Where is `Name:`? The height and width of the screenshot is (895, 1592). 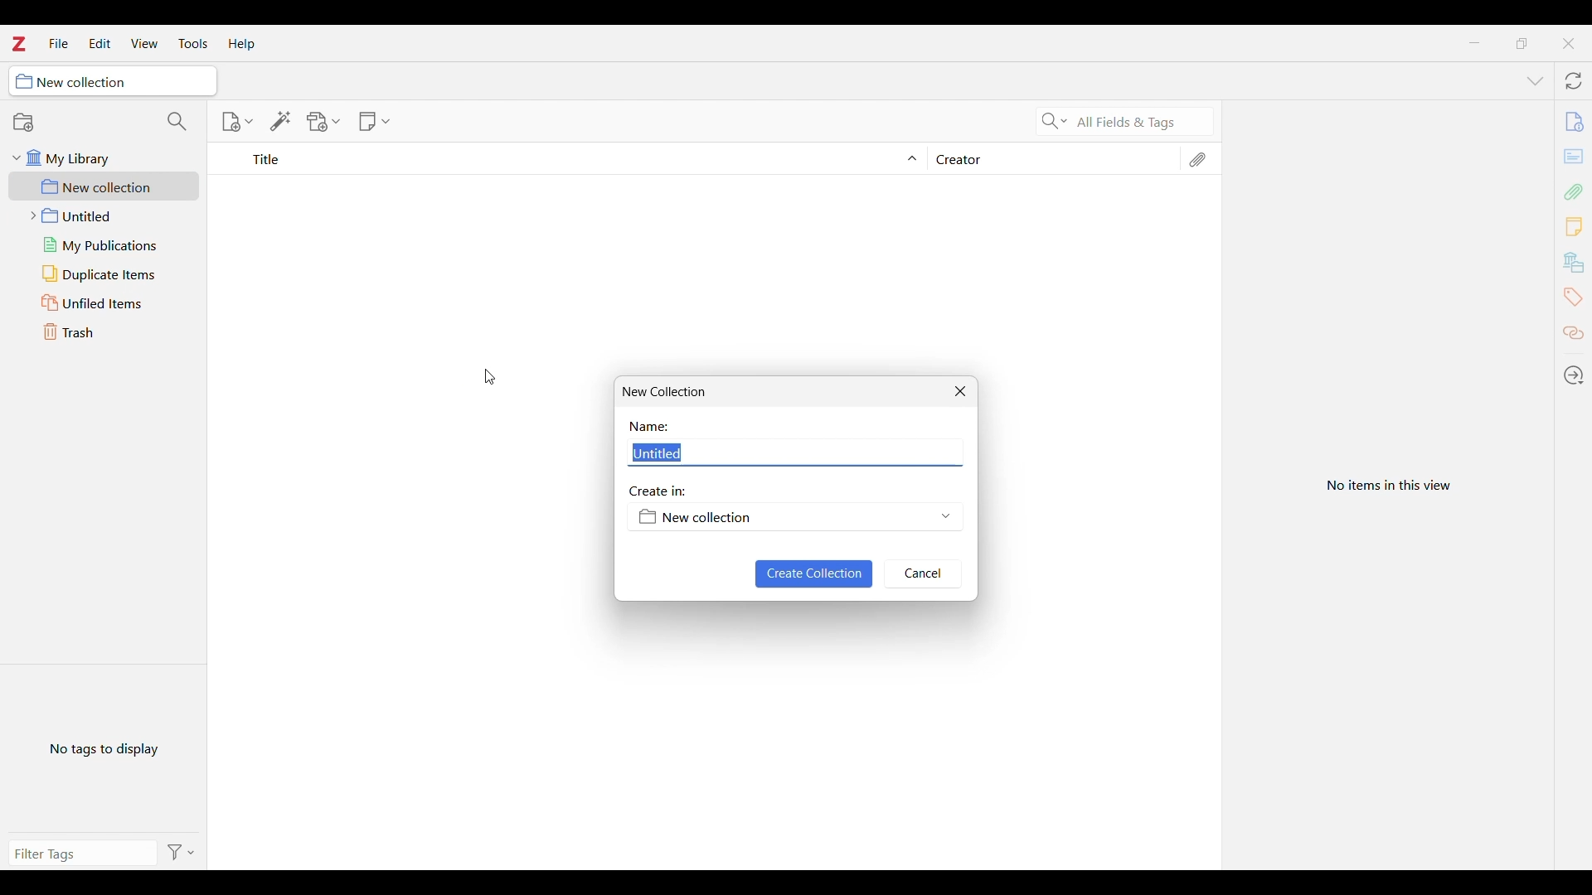
Name: is located at coordinates (651, 428).